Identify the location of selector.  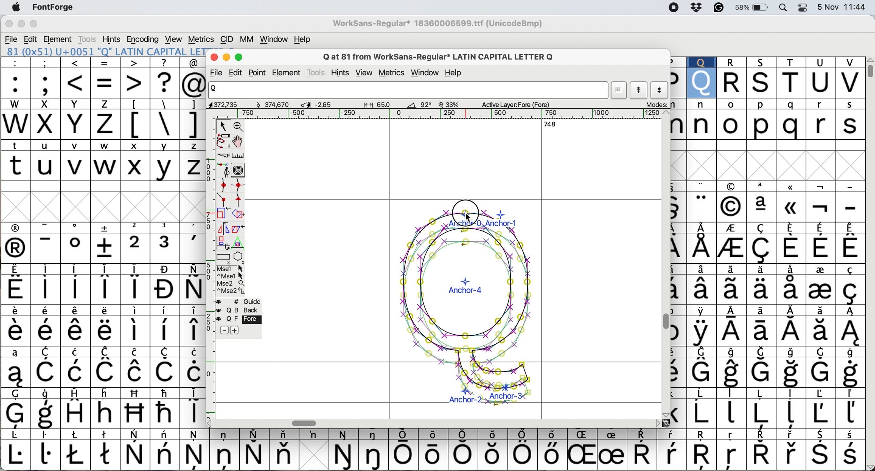
(225, 127).